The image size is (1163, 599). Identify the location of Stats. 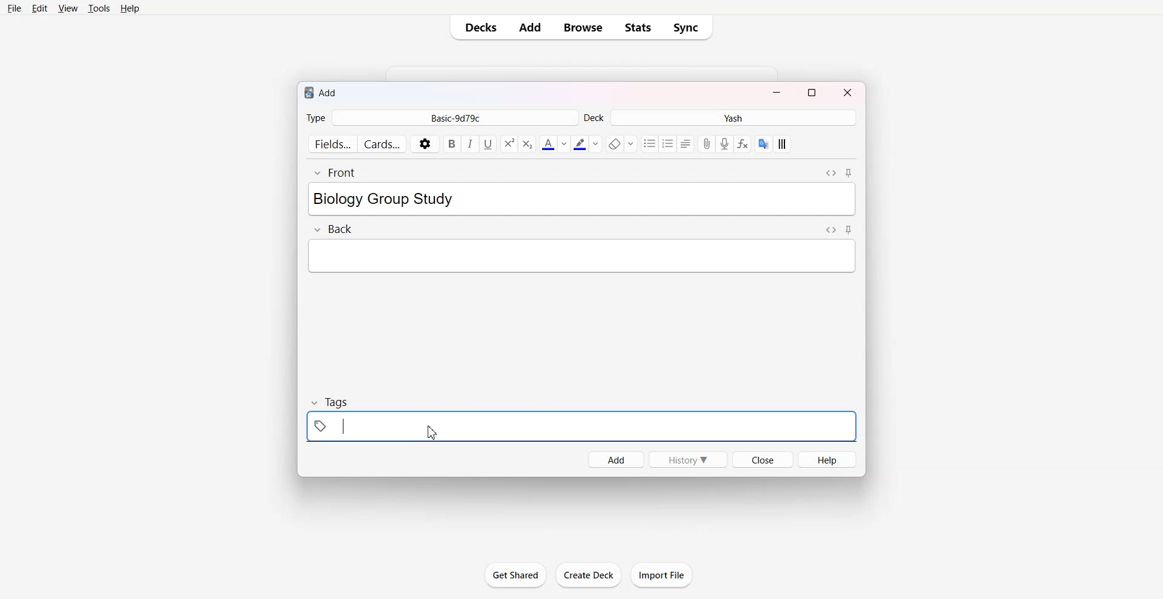
(638, 27).